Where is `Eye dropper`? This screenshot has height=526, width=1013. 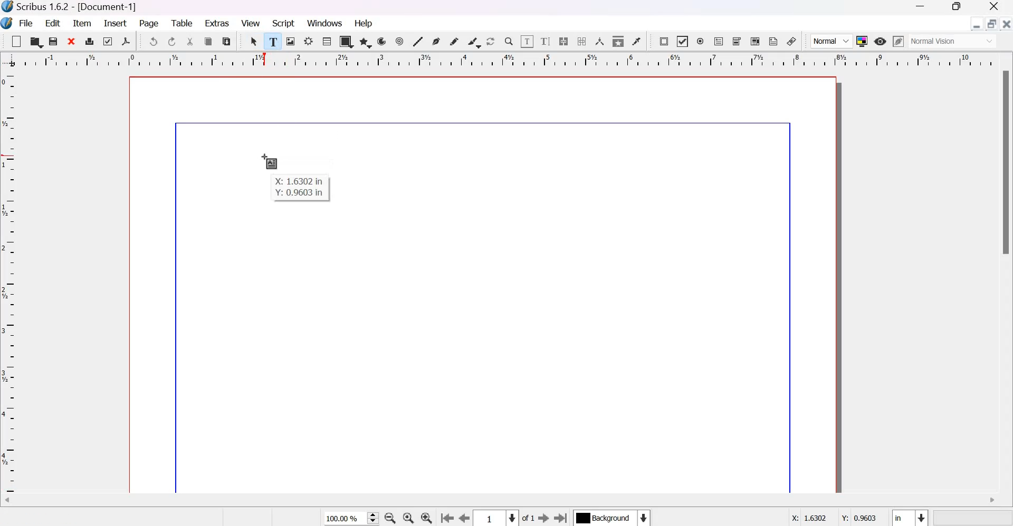 Eye dropper is located at coordinates (636, 41).